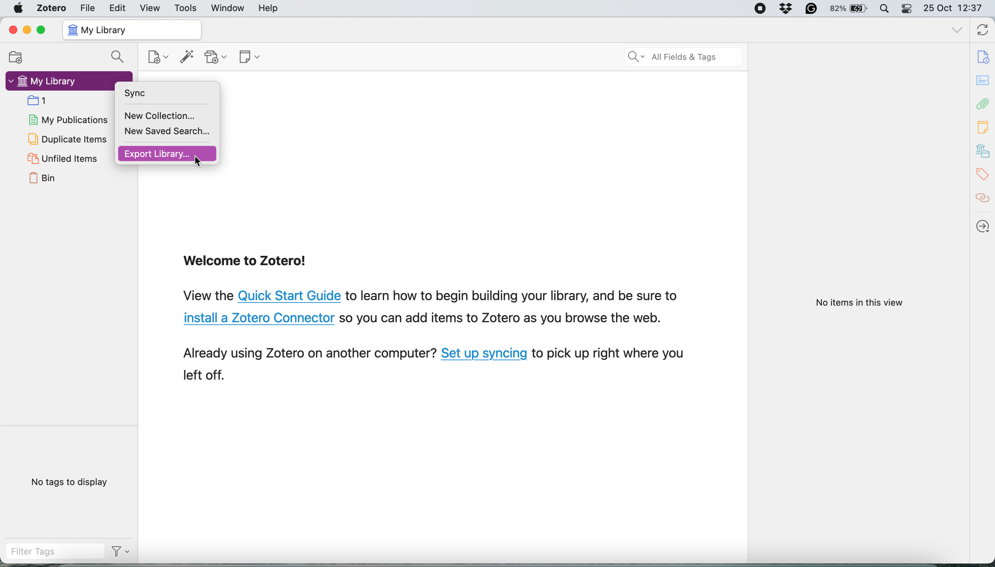 Image resolution: width=995 pixels, height=567 pixels. I want to click on note, so click(983, 129).